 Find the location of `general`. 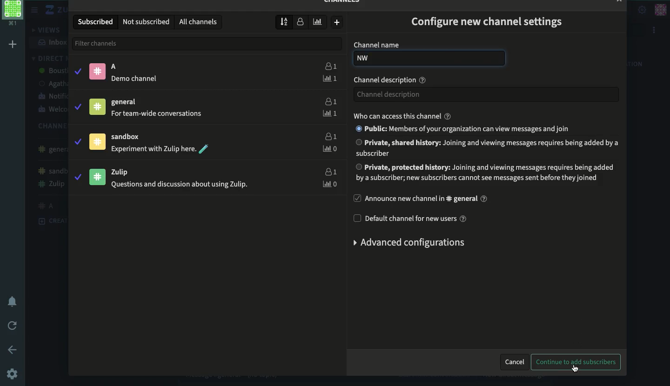

general is located at coordinates (127, 103).